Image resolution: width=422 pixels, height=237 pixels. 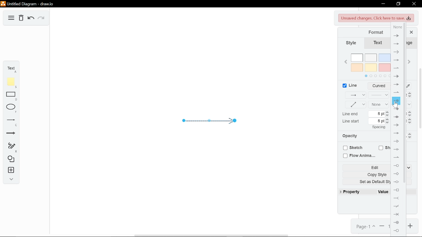 I want to click on Decrease line start size, so click(x=411, y=122).